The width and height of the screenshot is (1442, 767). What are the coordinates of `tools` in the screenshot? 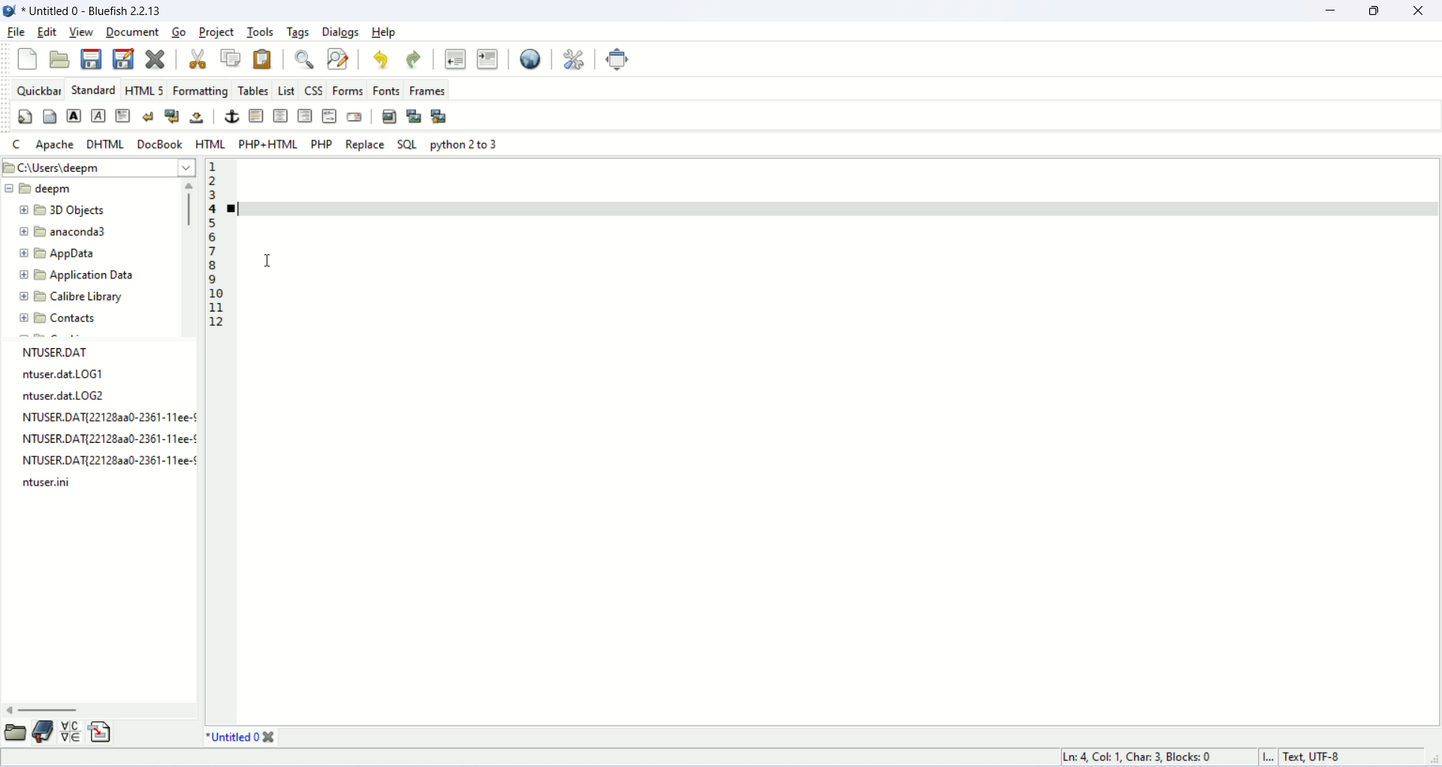 It's located at (260, 34).